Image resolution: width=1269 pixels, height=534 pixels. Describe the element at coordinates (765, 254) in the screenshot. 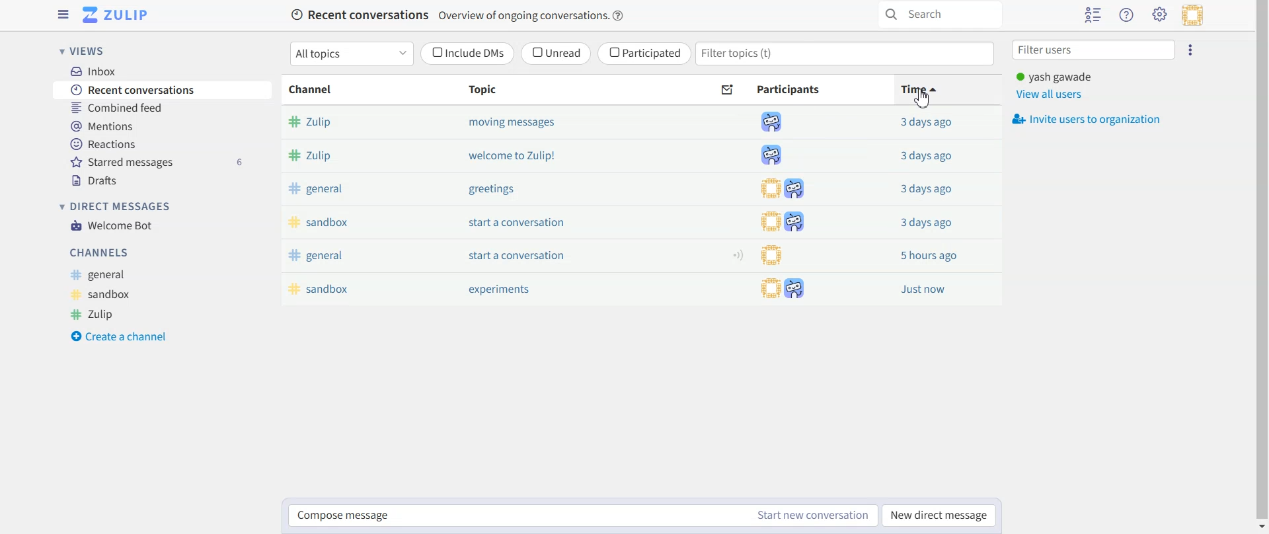

I see `participants` at that location.